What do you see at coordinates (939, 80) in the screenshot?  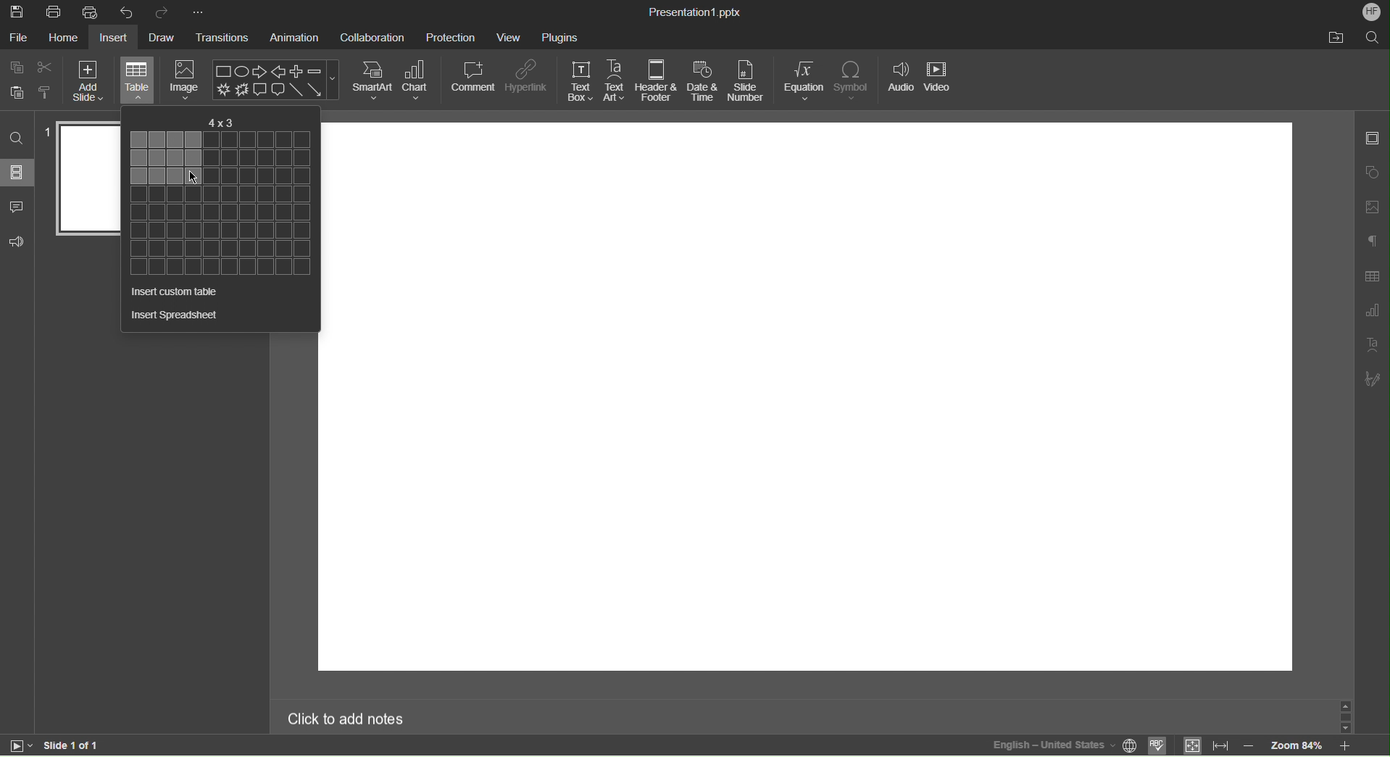 I see `Video` at bounding box center [939, 80].